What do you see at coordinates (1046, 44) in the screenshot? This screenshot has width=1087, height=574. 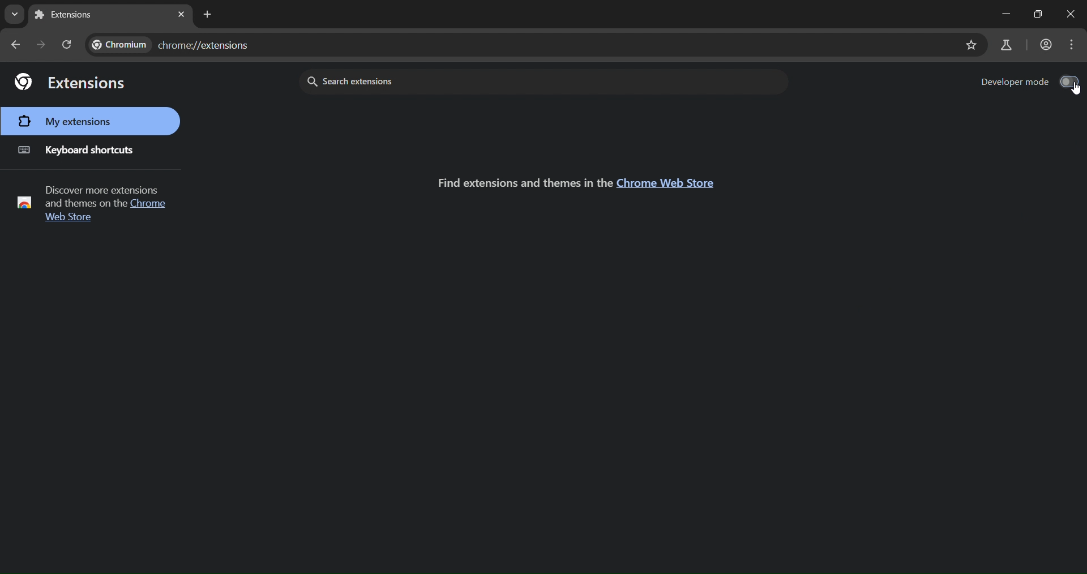 I see `account` at bounding box center [1046, 44].